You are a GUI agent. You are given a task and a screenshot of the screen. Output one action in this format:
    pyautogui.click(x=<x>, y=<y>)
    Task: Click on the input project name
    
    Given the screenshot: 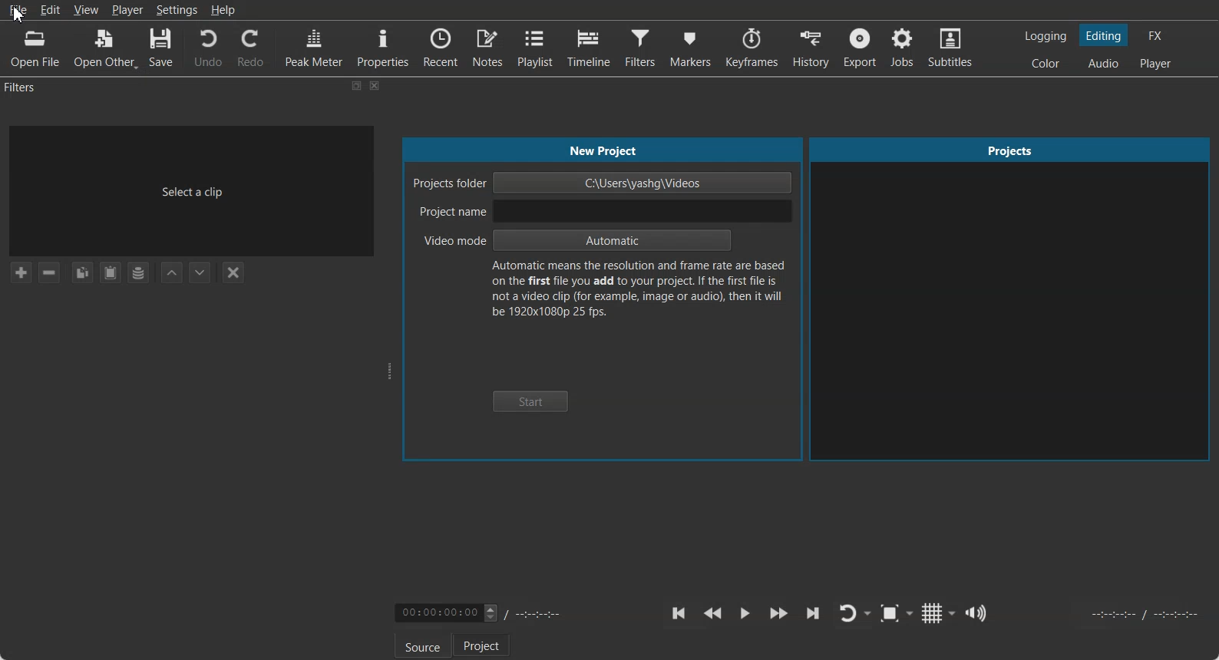 What is the action you would take?
    pyautogui.click(x=643, y=211)
    